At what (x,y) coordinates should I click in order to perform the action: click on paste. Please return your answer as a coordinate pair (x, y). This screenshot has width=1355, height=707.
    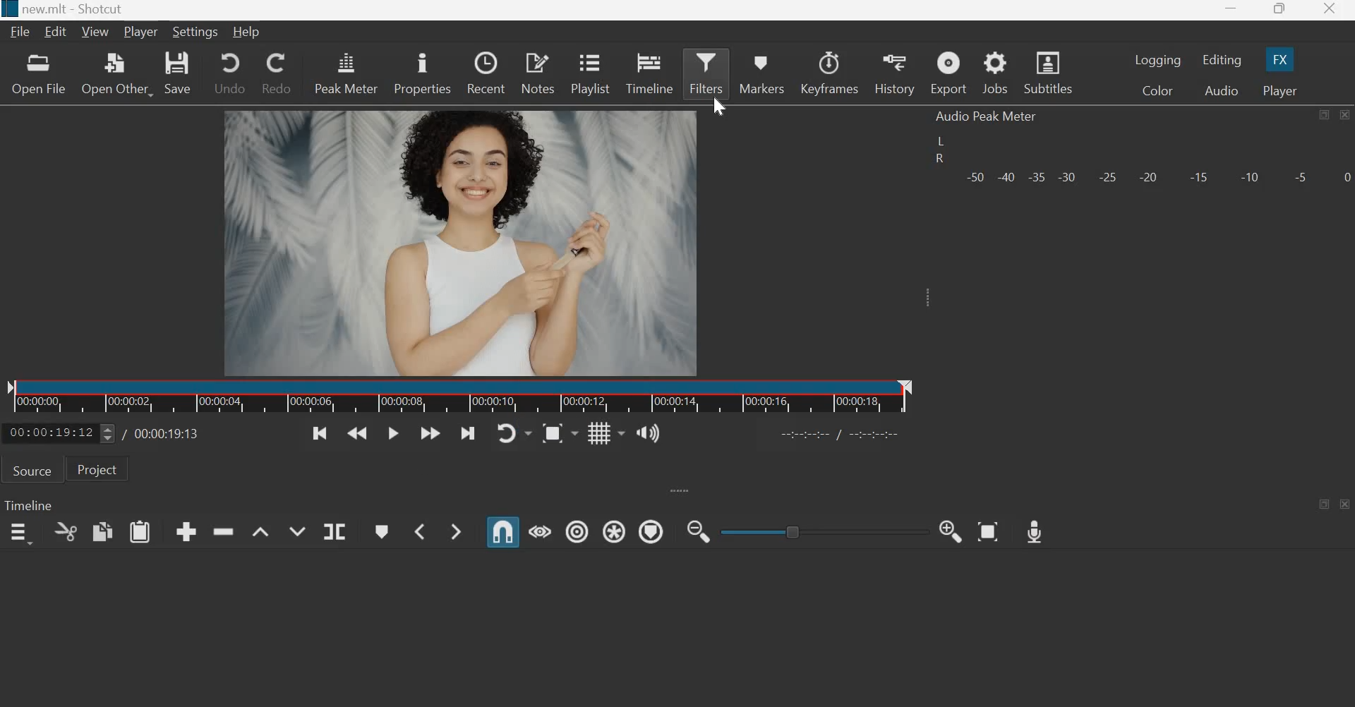
    Looking at the image, I should click on (140, 531).